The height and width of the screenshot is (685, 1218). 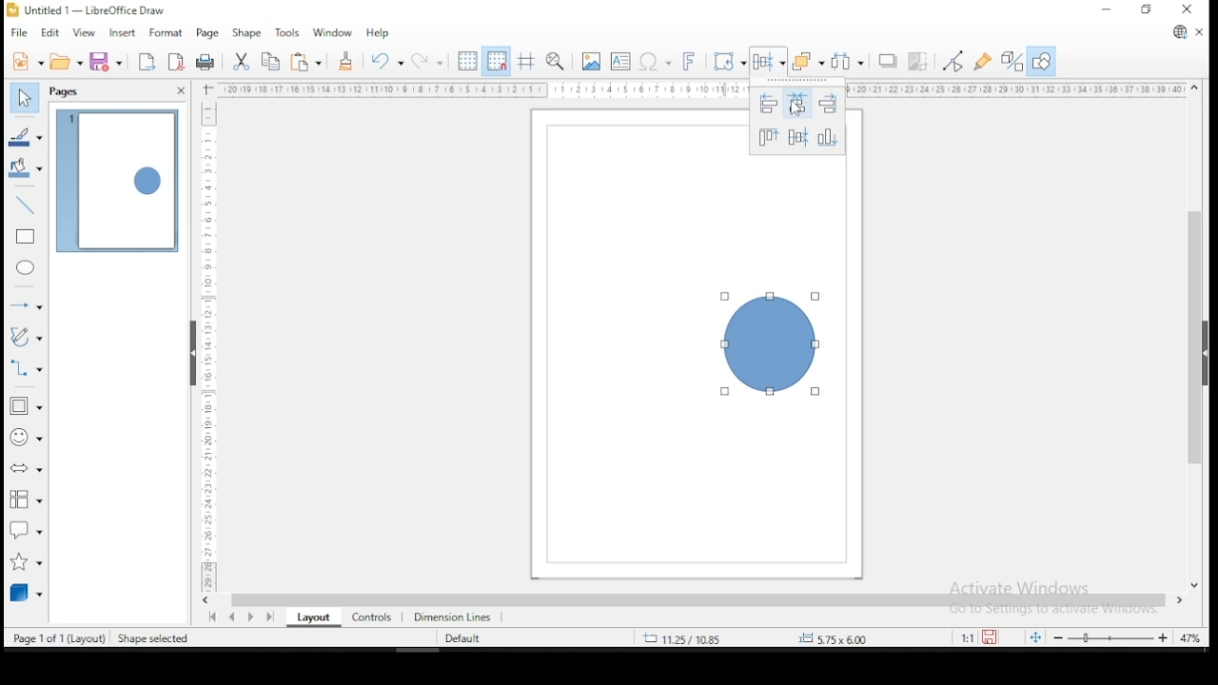 What do you see at coordinates (206, 34) in the screenshot?
I see `page` at bounding box center [206, 34].